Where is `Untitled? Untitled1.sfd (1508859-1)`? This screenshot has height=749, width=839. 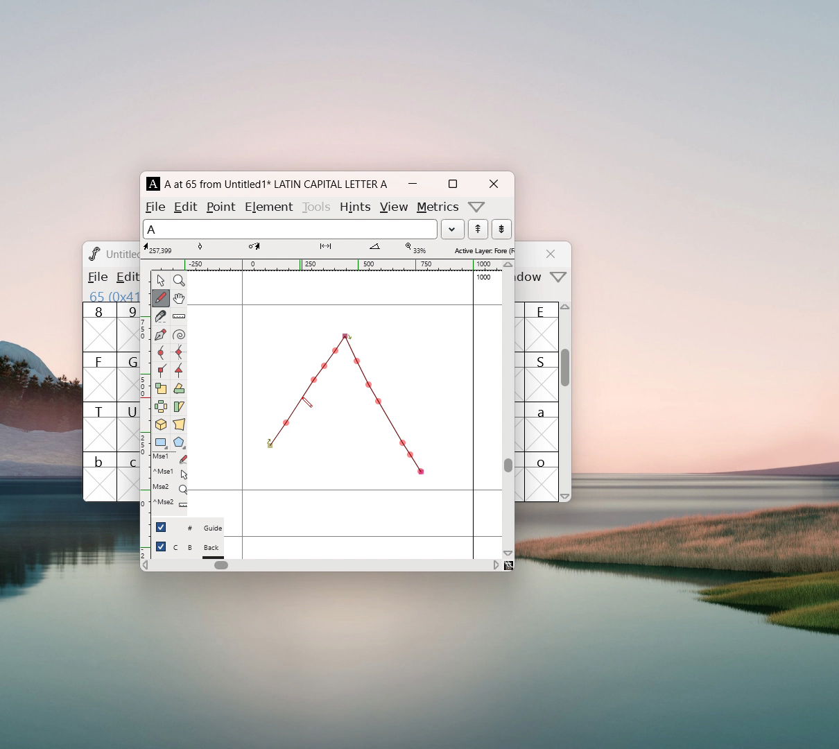
Untitled? Untitled1.sfd (1508859-1) is located at coordinates (123, 254).